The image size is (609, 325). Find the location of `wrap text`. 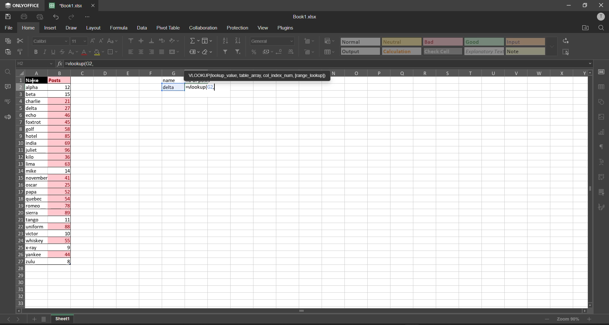

wrap text is located at coordinates (164, 41).